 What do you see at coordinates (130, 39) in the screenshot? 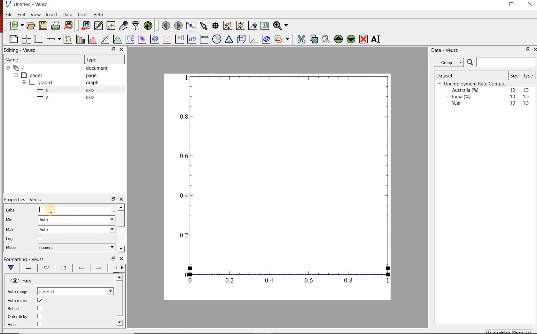
I see `plot box plots` at bounding box center [130, 39].